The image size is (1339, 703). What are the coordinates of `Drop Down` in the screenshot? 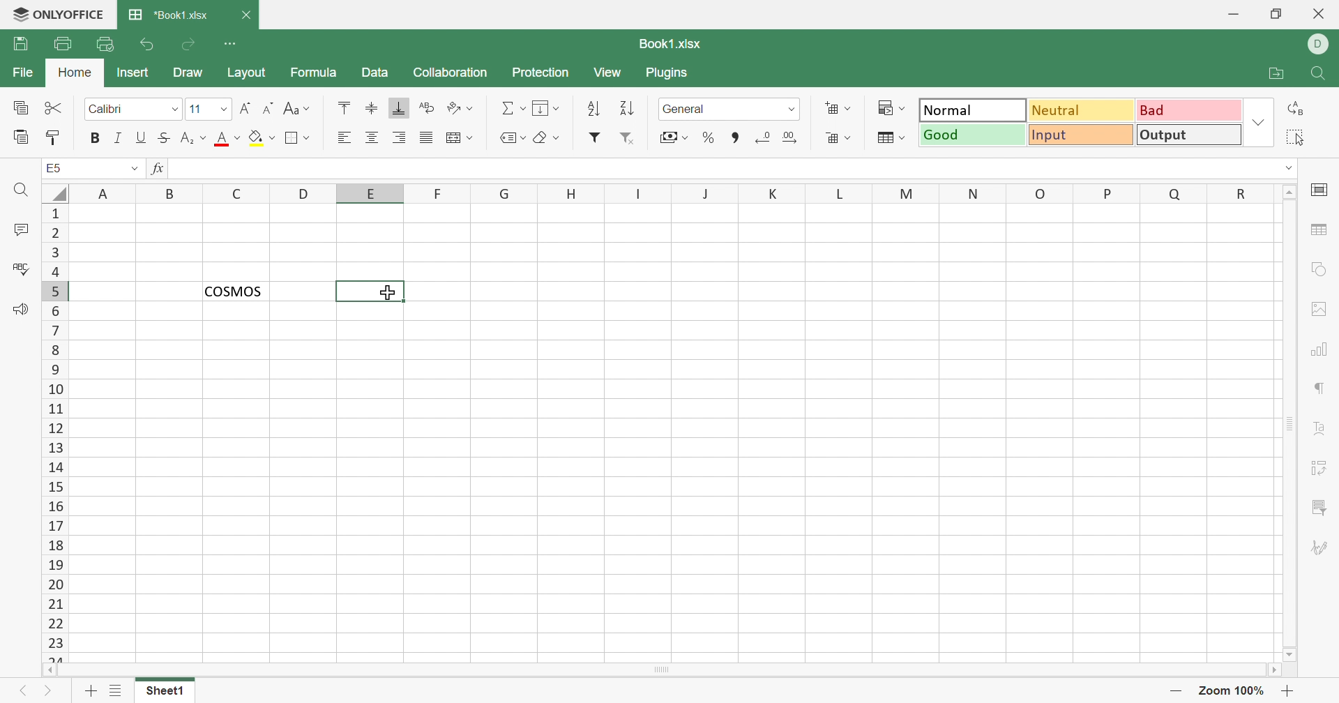 It's located at (133, 169).